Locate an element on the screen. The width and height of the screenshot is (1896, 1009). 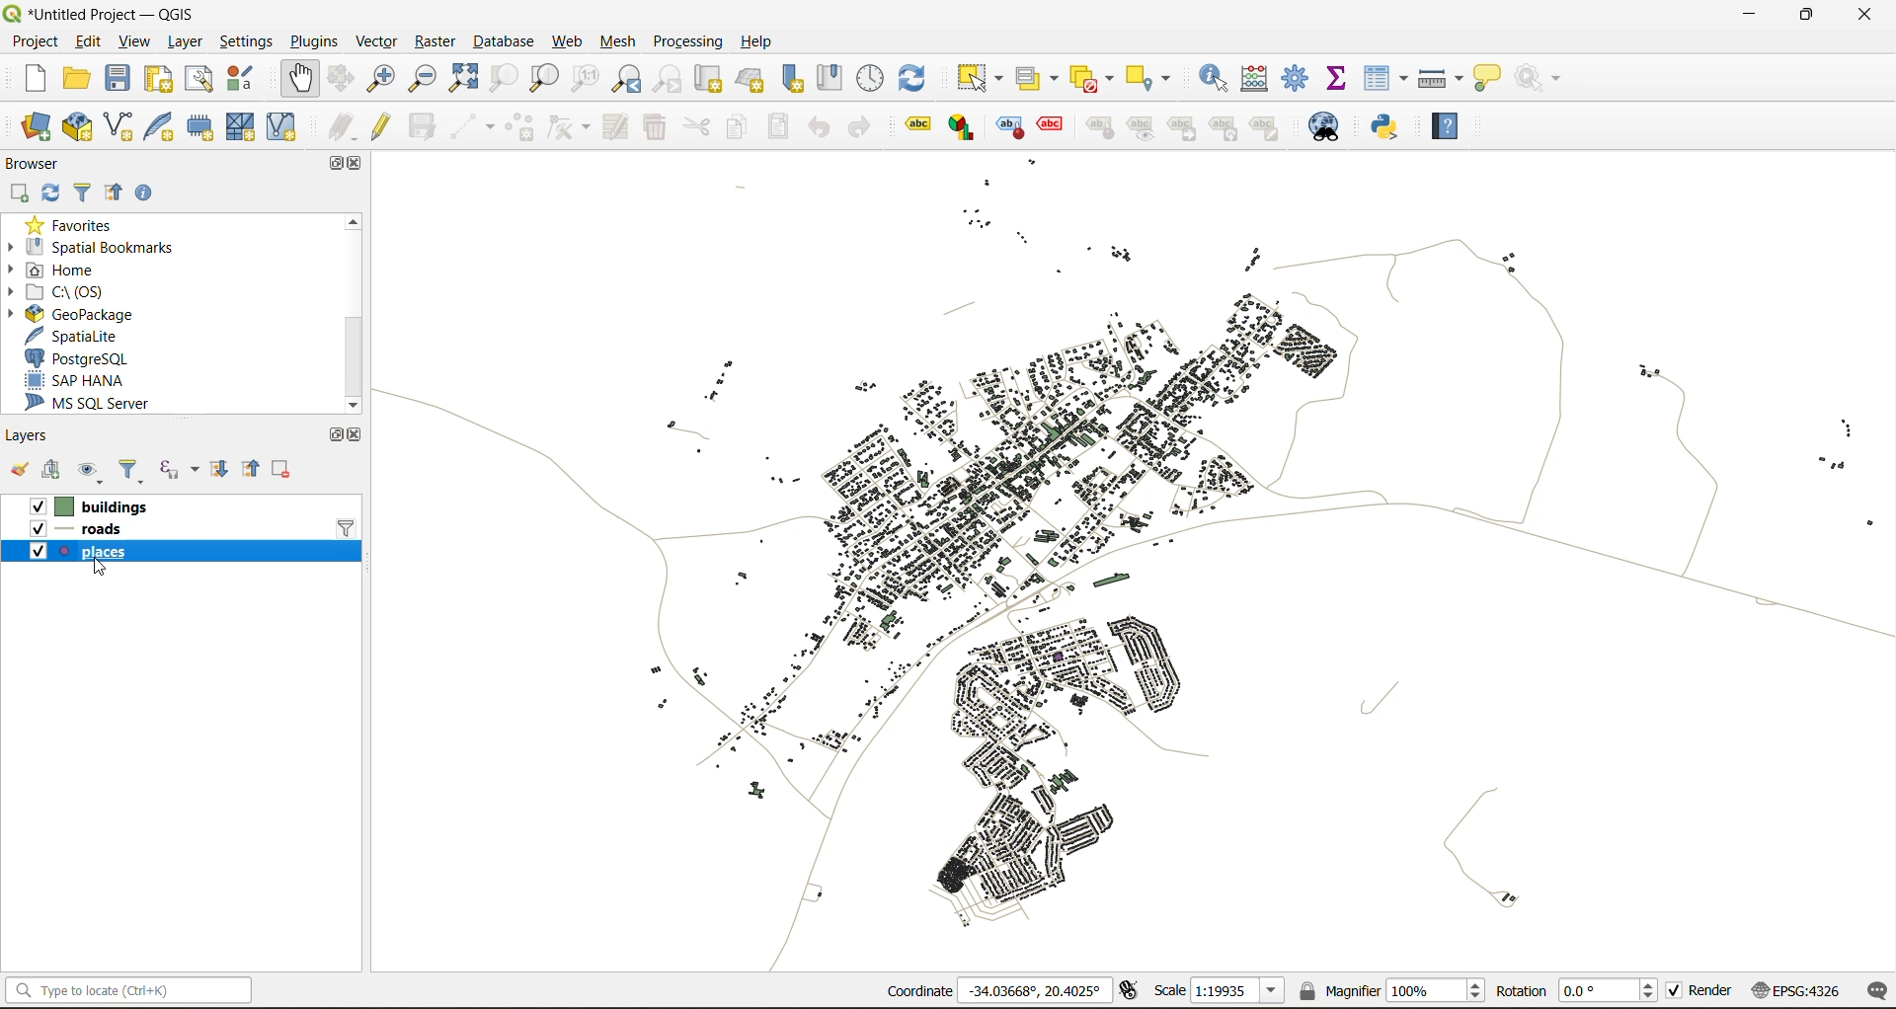
zoom out is located at coordinates (428, 75).